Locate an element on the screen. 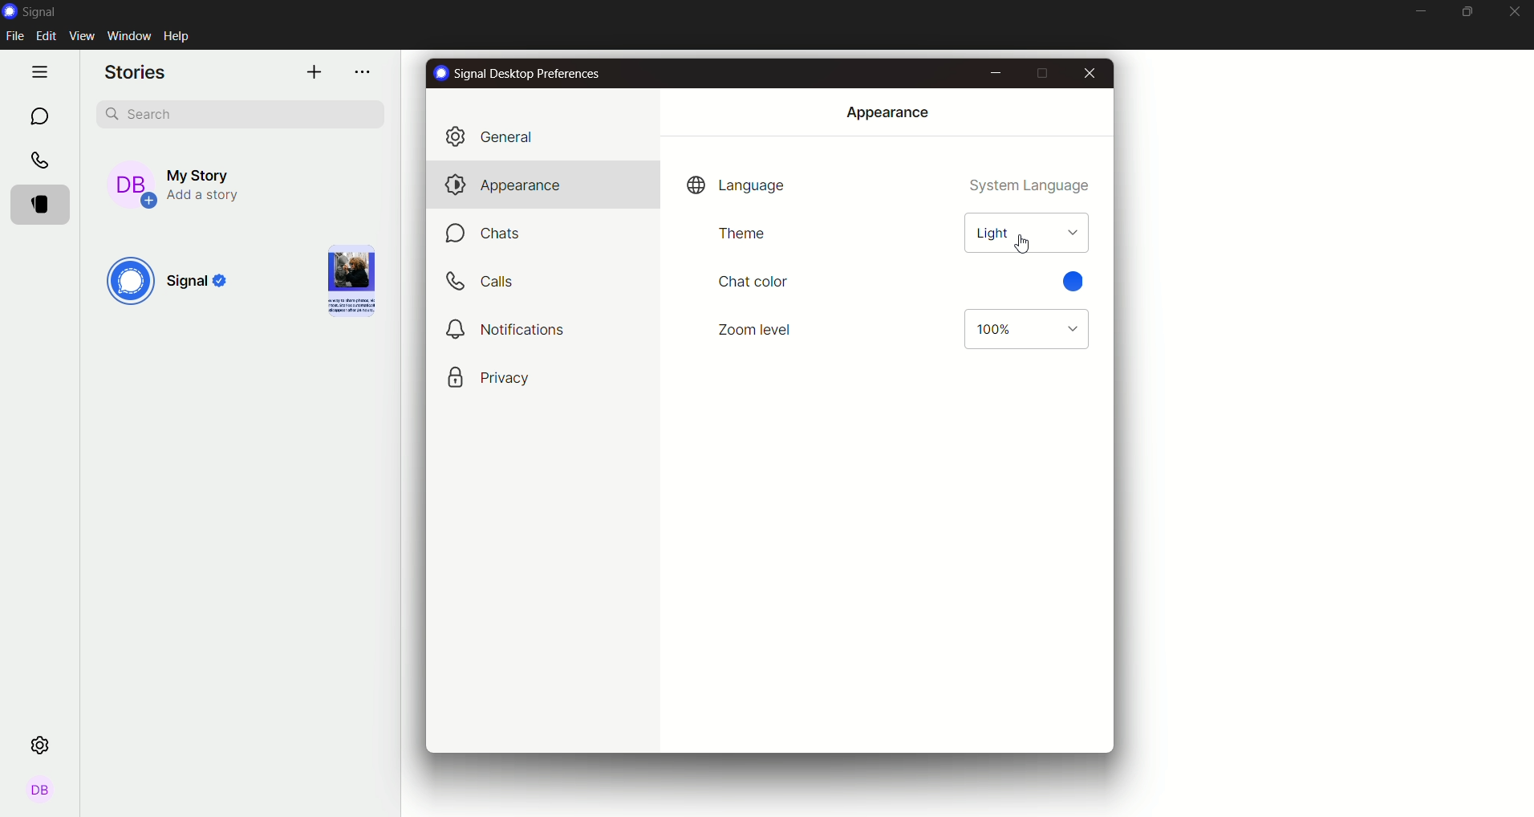  language is located at coordinates (737, 185).